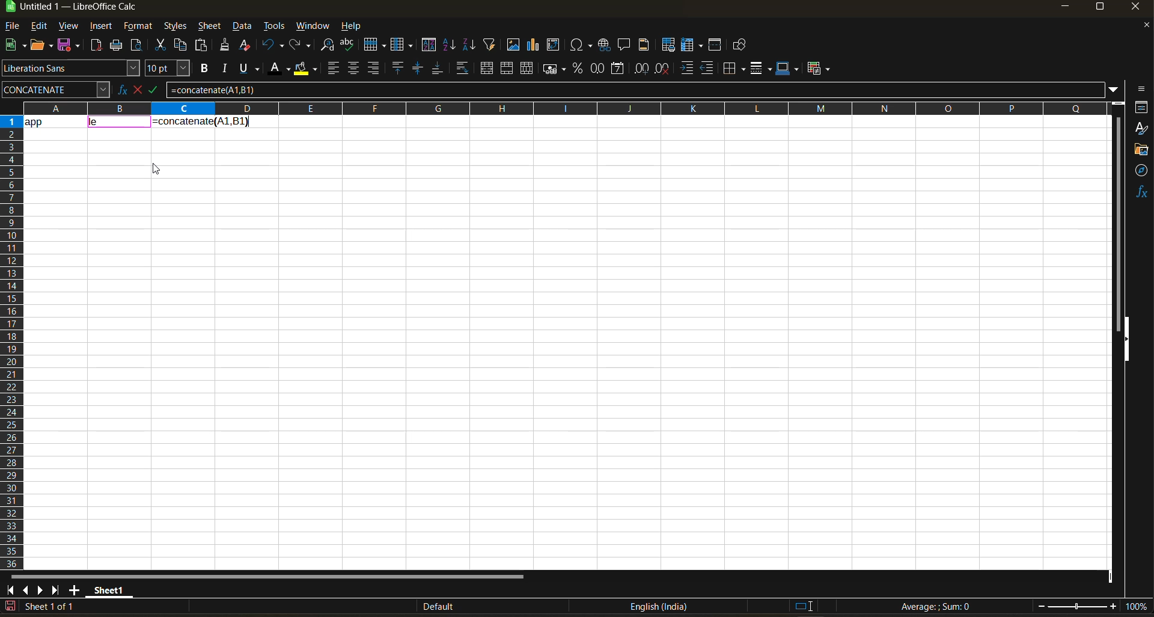  What do you see at coordinates (203, 46) in the screenshot?
I see `paste` at bounding box center [203, 46].